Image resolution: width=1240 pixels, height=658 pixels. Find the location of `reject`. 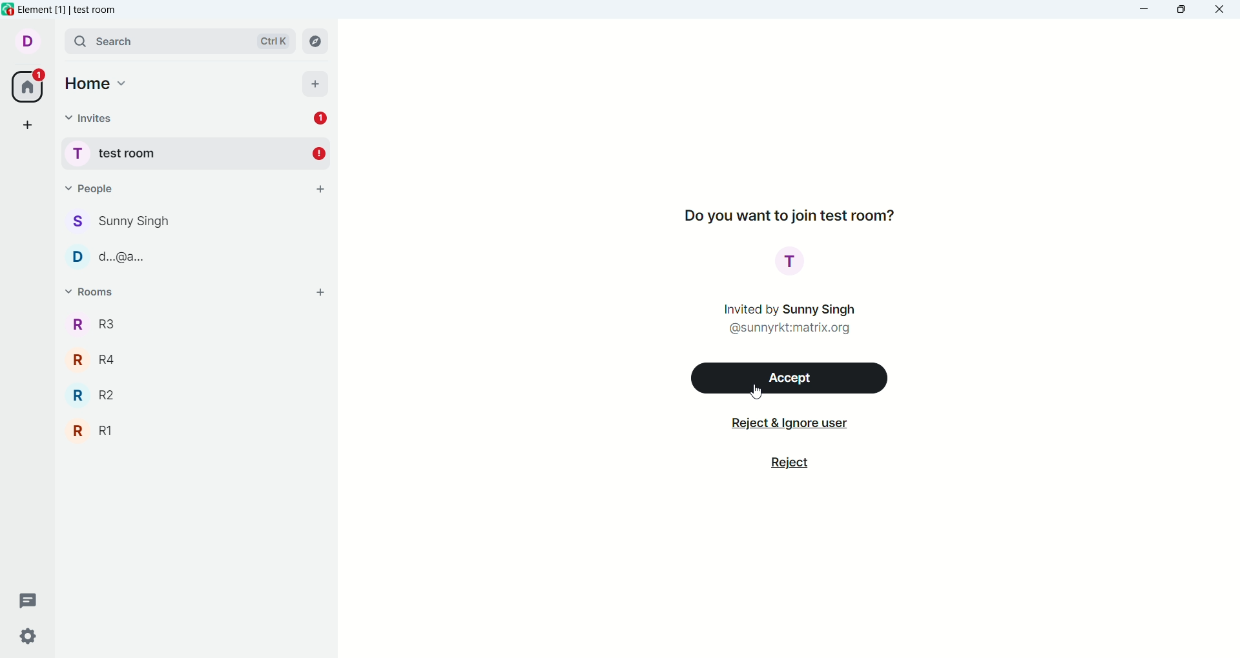

reject is located at coordinates (791, 464).